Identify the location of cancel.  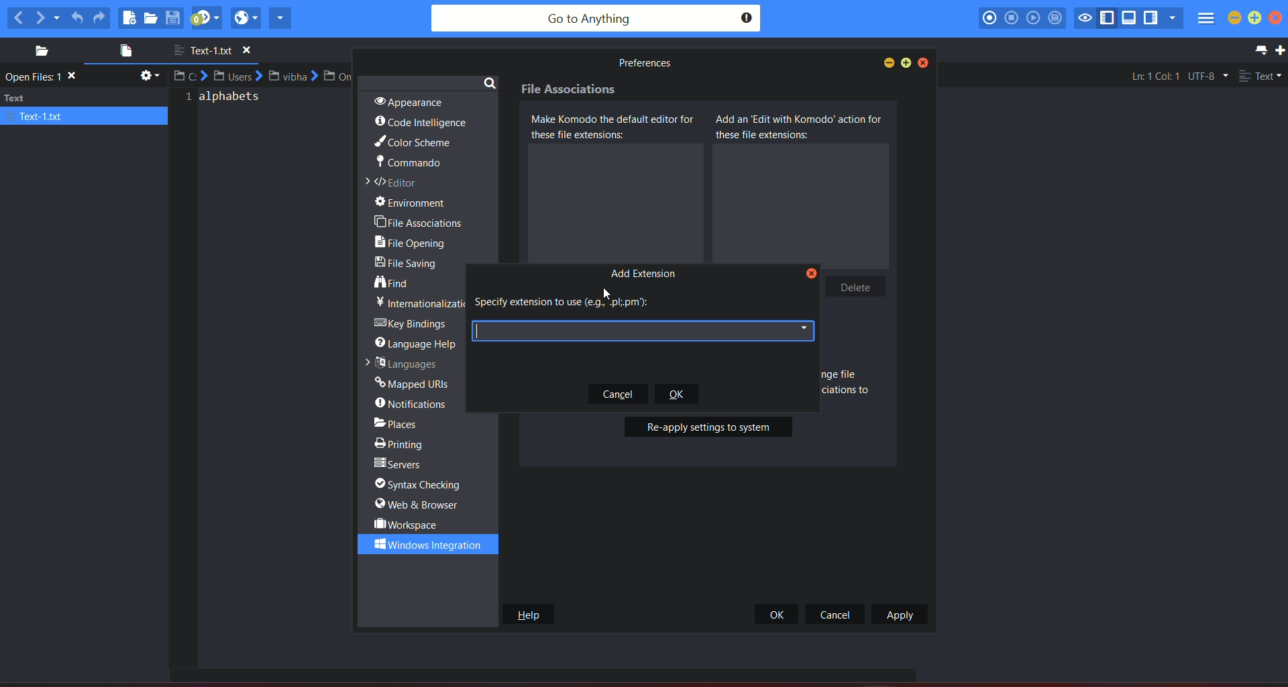
(836, 614).